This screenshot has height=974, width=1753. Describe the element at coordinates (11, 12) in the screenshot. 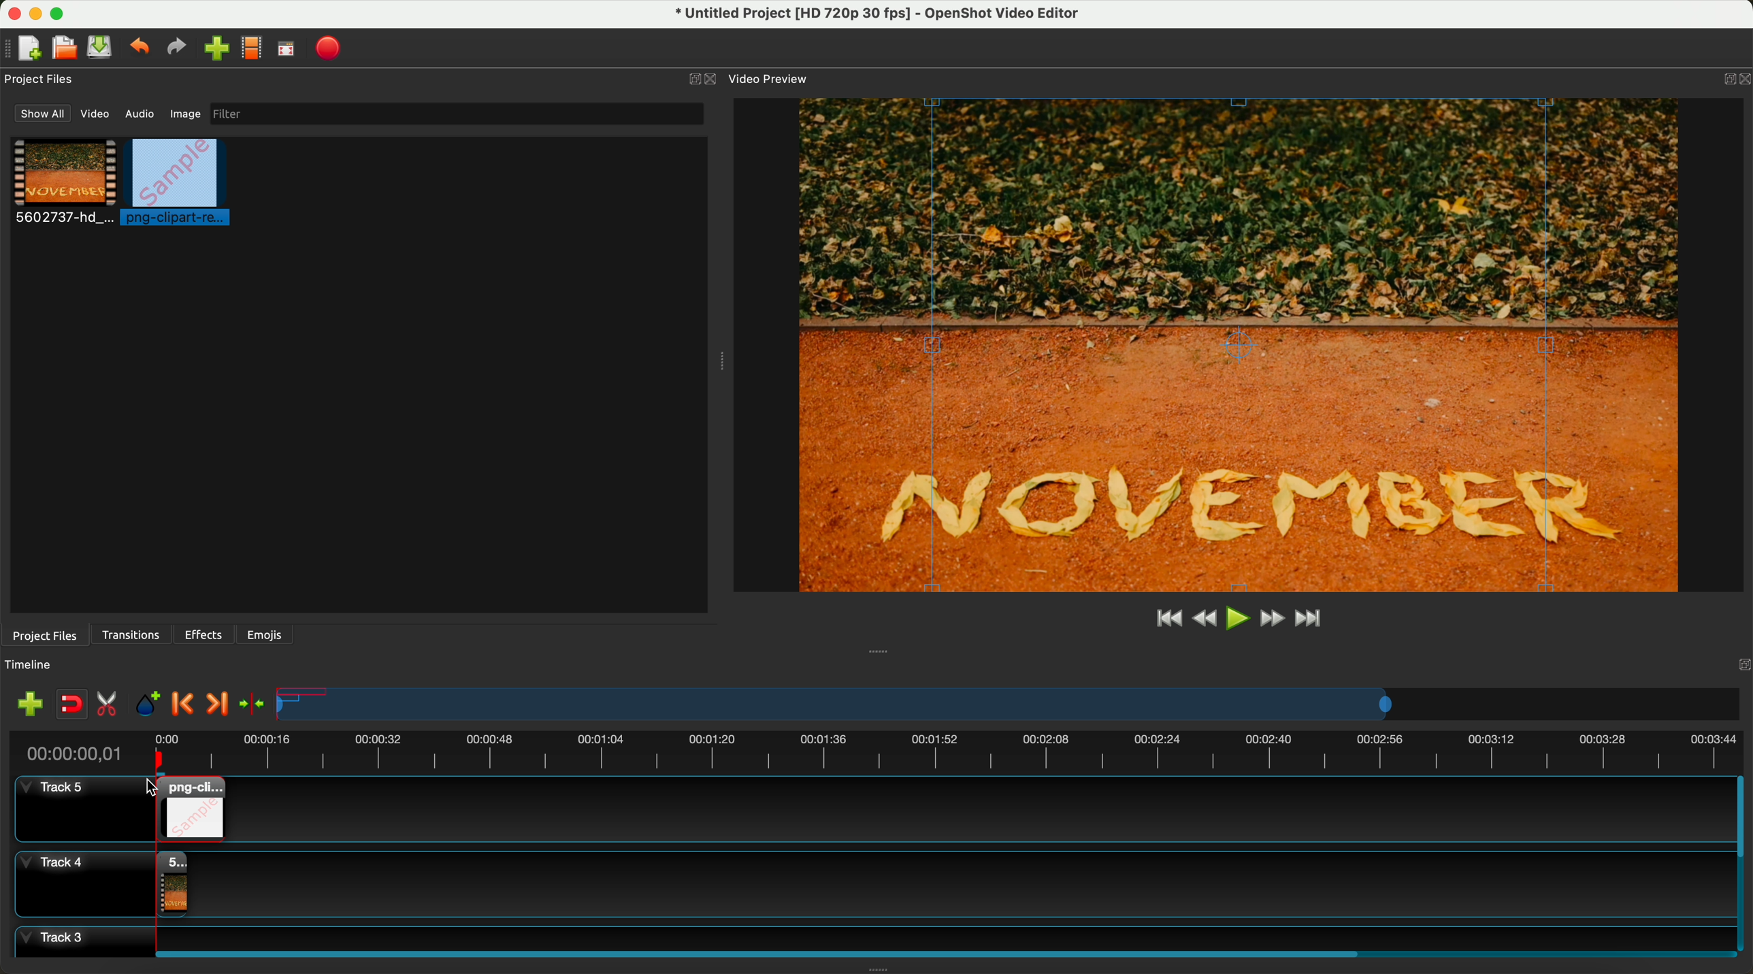

I see `close program` at that location.